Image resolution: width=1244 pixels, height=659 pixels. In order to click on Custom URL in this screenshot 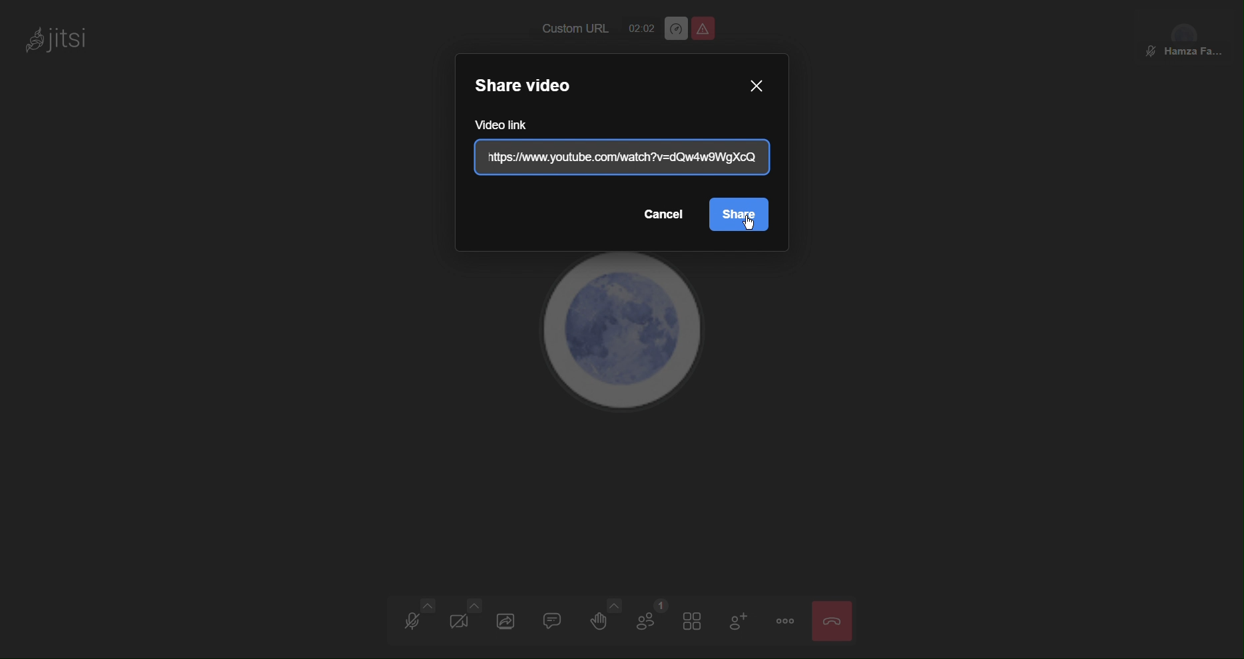, I will do `click(568, 30)`.